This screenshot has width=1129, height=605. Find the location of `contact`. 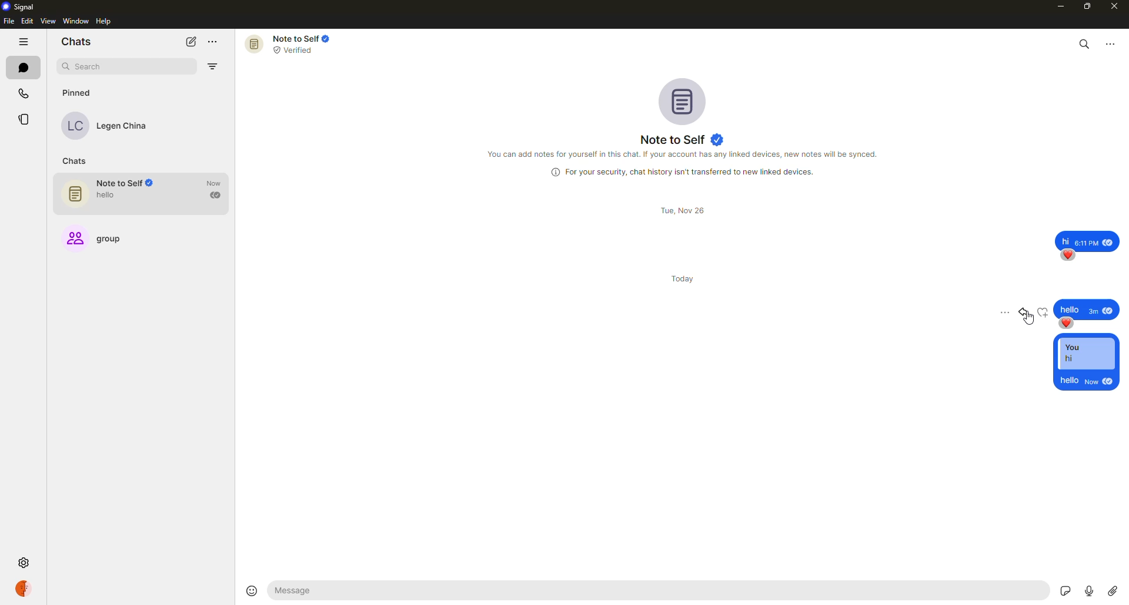

contact is located at coordinates (113, 126).